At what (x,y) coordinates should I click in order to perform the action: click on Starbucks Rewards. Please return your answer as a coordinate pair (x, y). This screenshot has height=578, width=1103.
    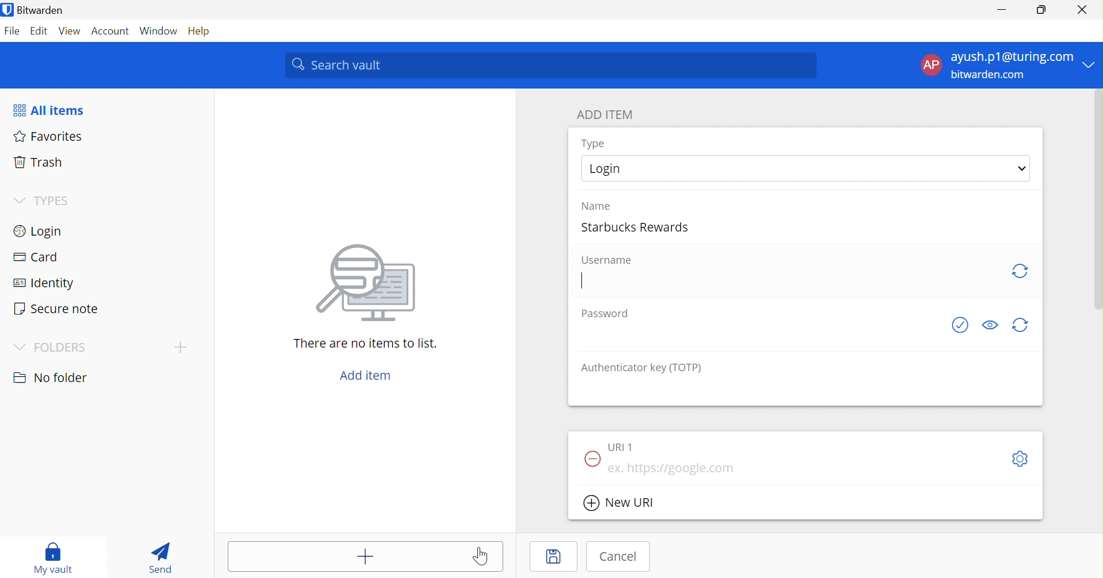
    Looking at the image, I should click on (639, 225).